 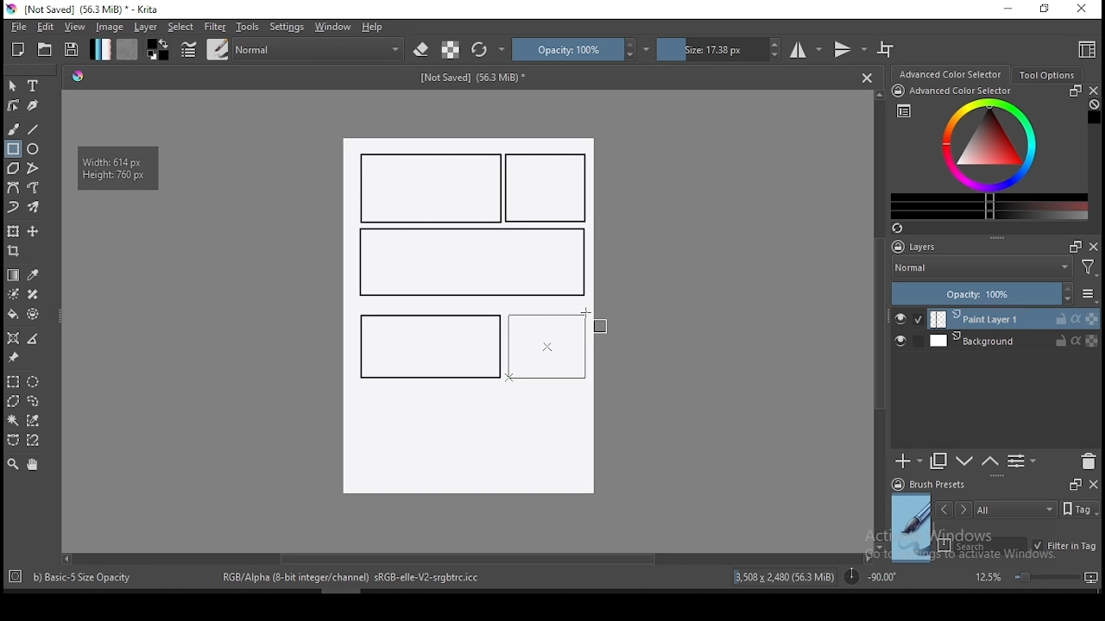 I want to click on similar color selection tool, so click(x=35, y=420).